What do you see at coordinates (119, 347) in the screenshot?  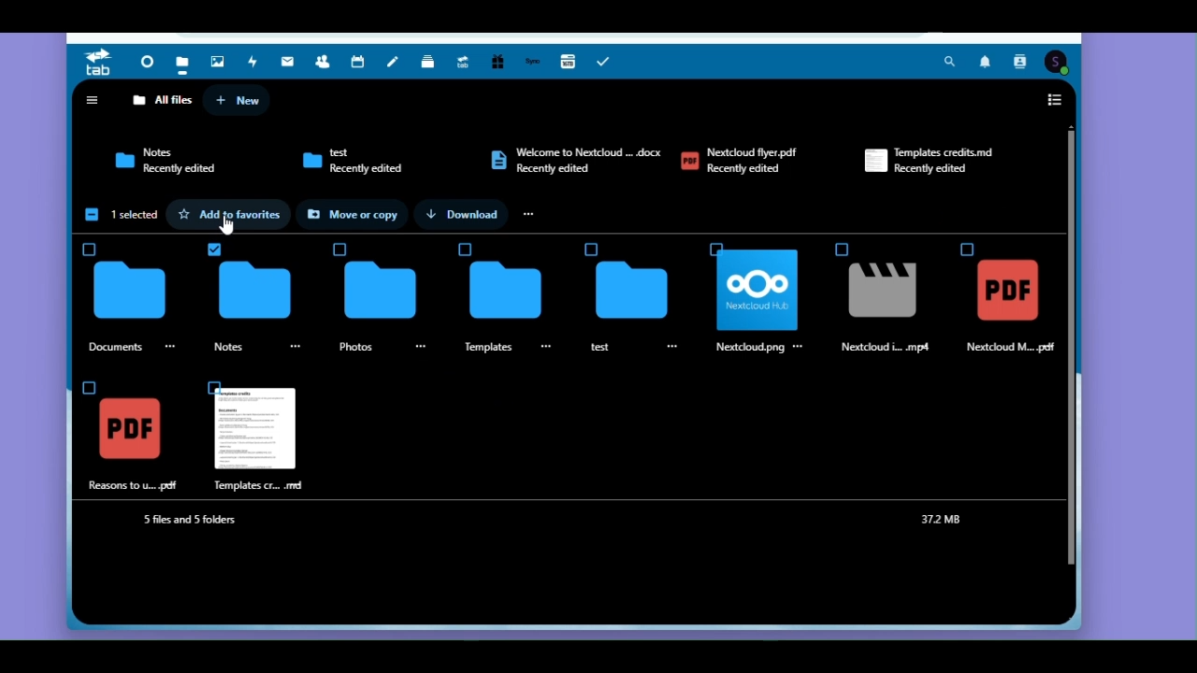 I see `Documents` at bounding box center [119, 347].